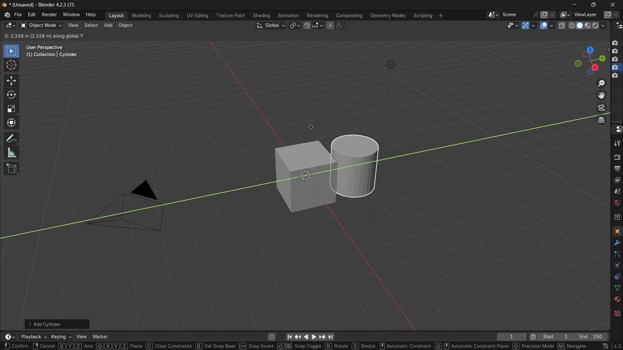  I want to click on XYZ plane, so click(119, 345).